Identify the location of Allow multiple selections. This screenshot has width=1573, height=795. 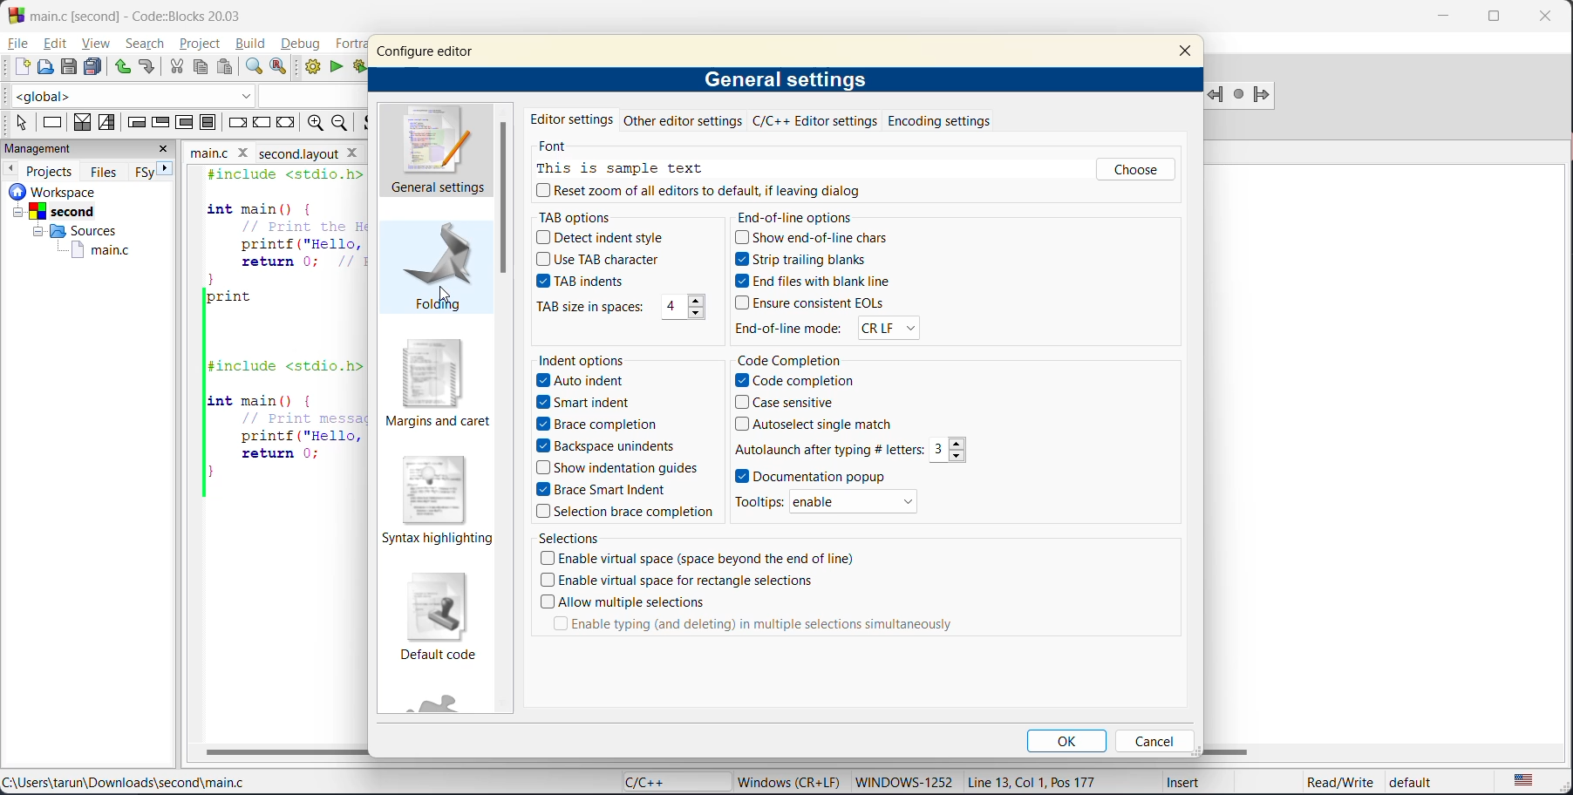
(626, 603).